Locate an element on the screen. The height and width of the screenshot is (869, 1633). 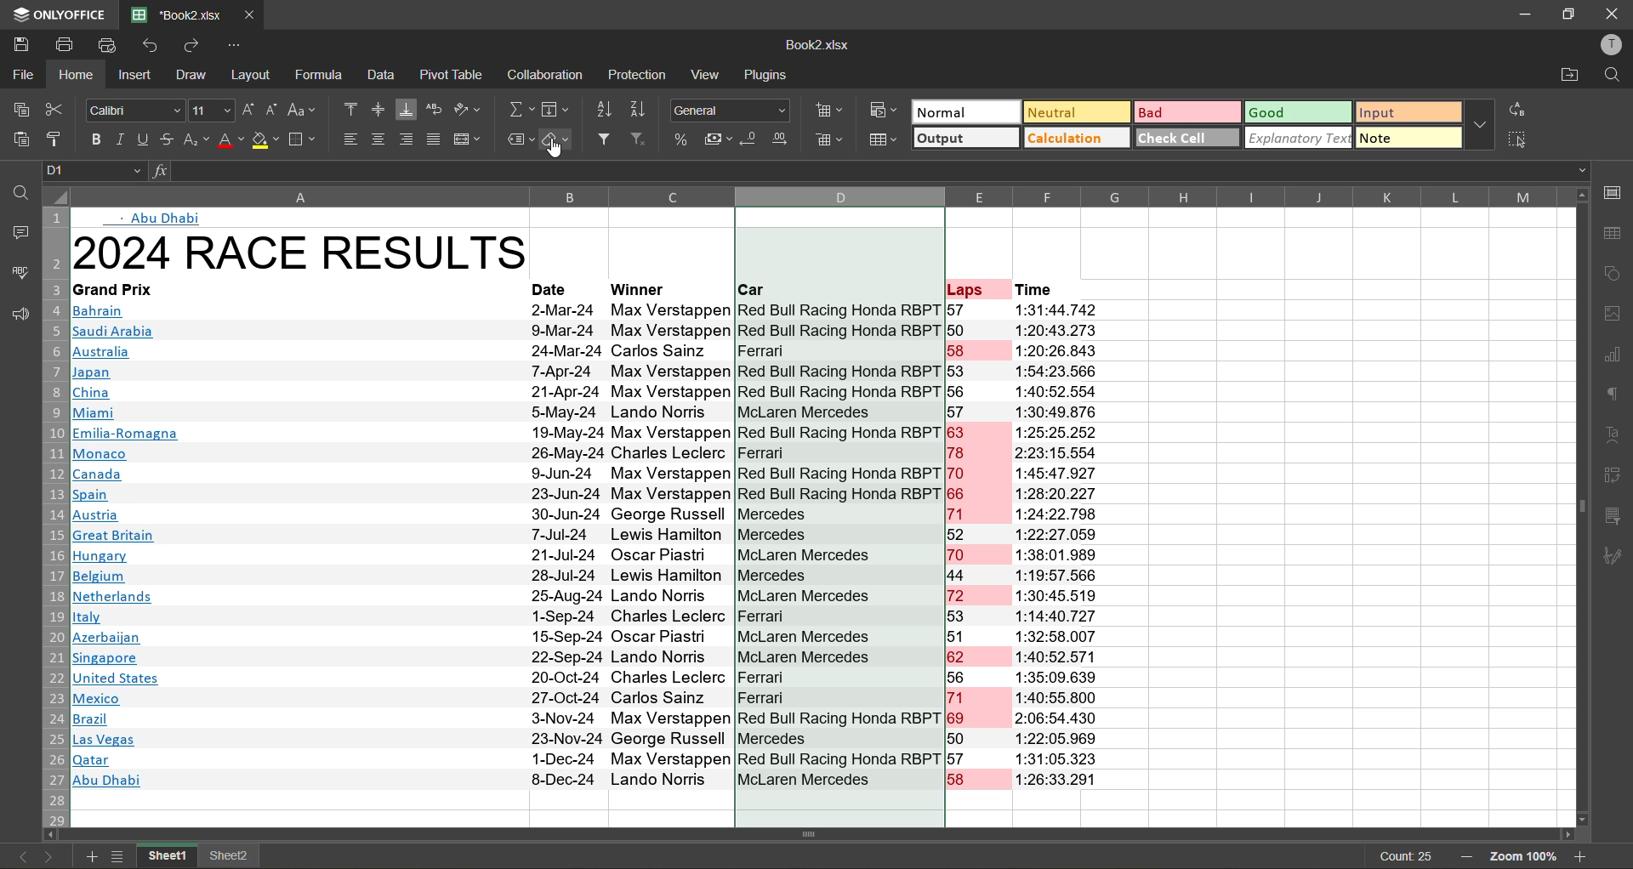
select all is located at coordinates (1516, 138).